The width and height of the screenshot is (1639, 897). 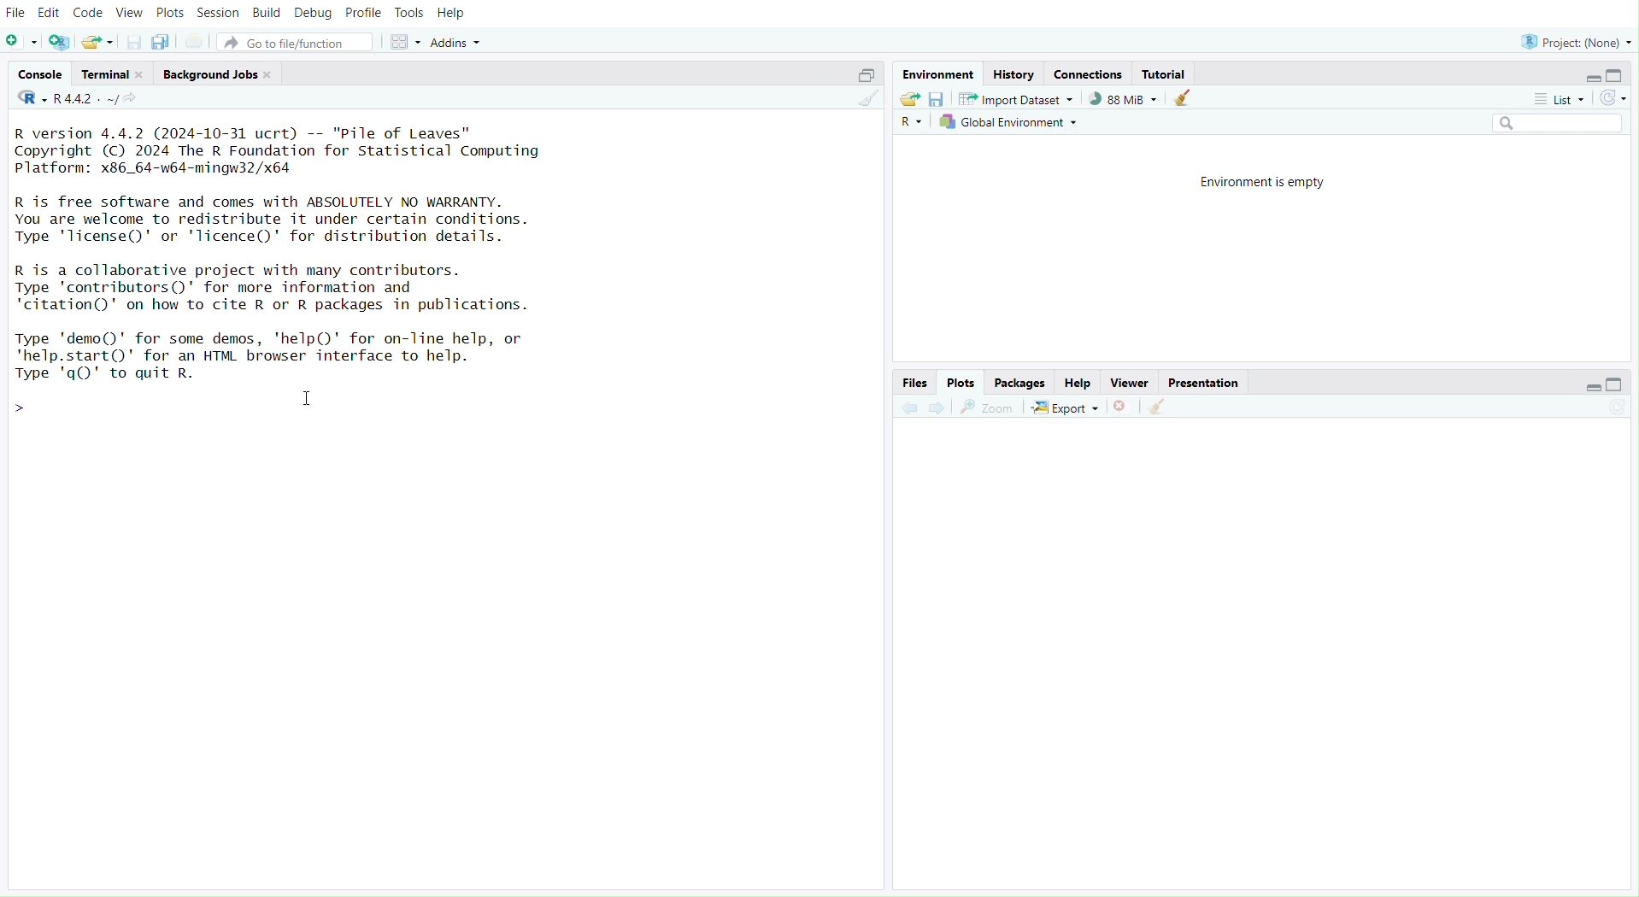 What do you see at coordinates (1165, 73) in the screenshot?
I see `Tutorial` at bounding box center [1165, 73].